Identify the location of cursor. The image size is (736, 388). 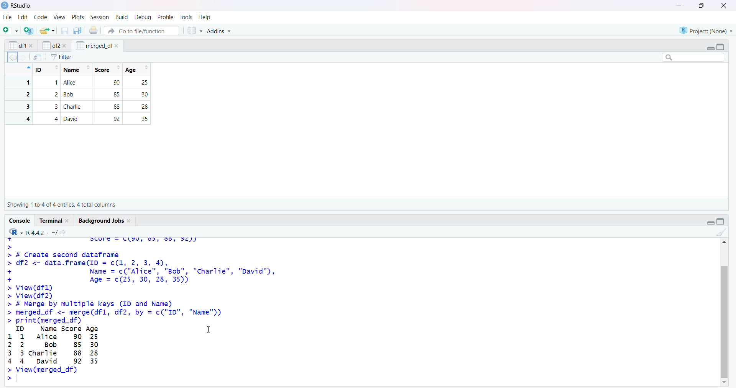
(209, 329).